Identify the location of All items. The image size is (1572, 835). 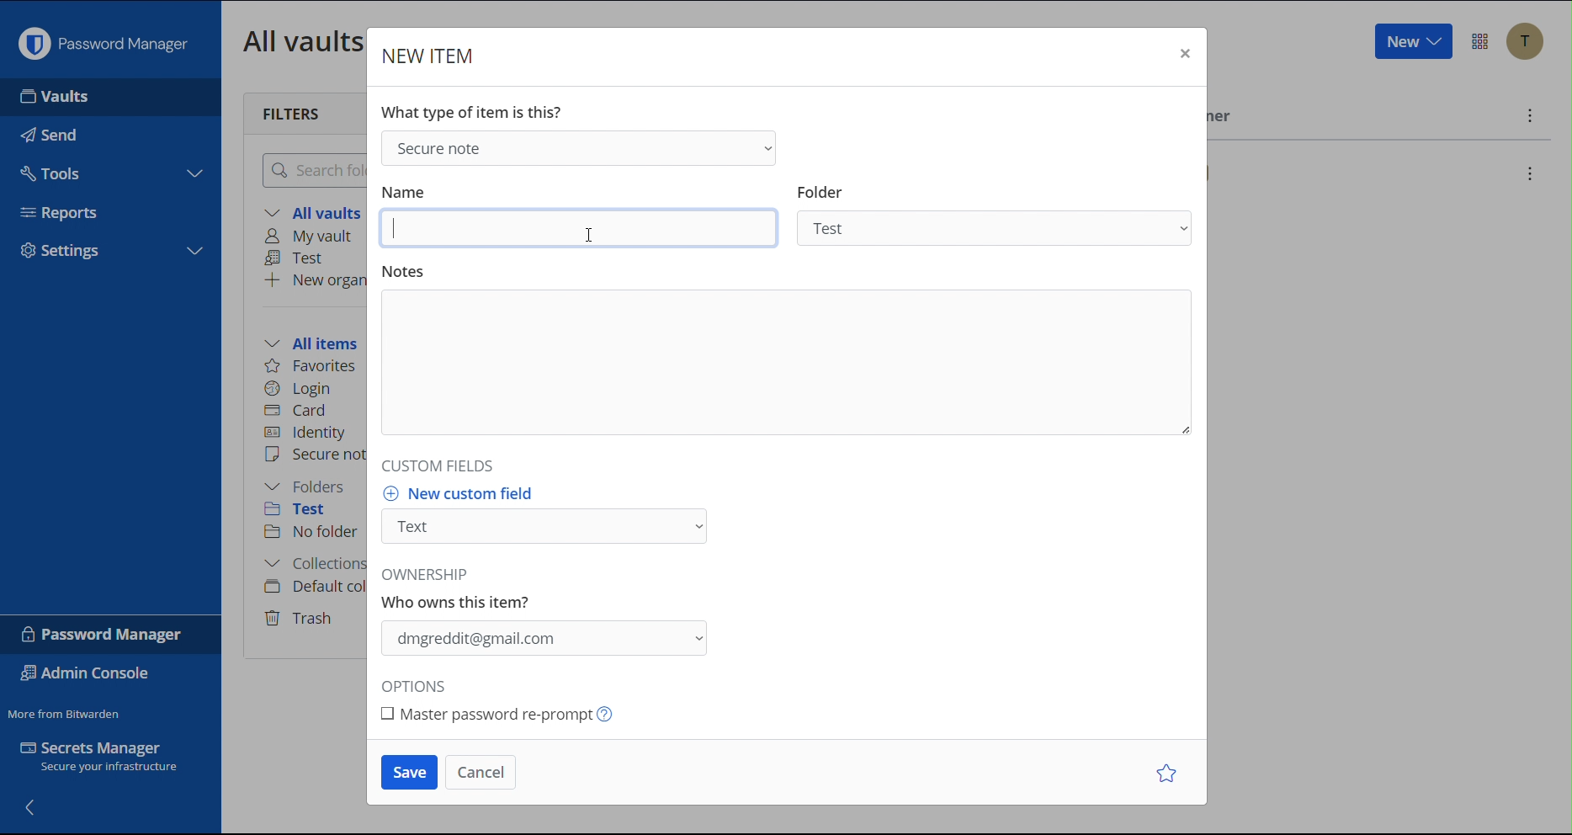
(316, 341).